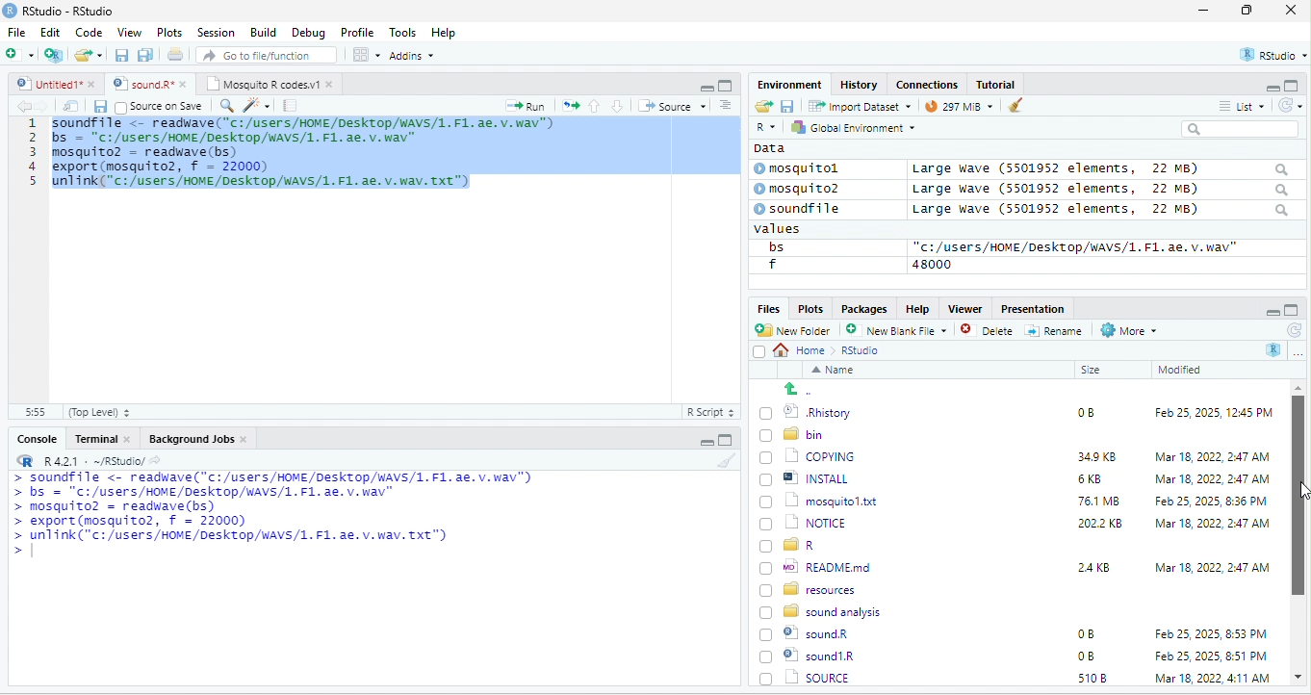  Describe the element at coordinates (789, 84) in the screenshot. I see `Environment` at that location.